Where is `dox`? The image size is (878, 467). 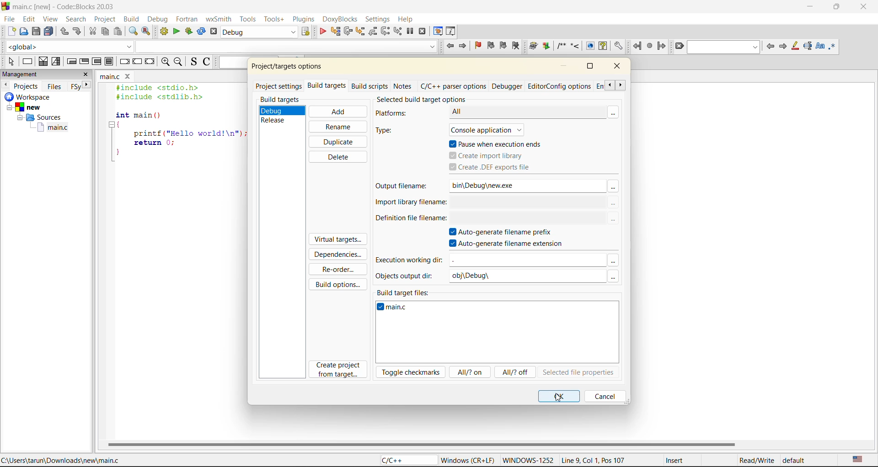
dox is located at coordinates (339, 19).